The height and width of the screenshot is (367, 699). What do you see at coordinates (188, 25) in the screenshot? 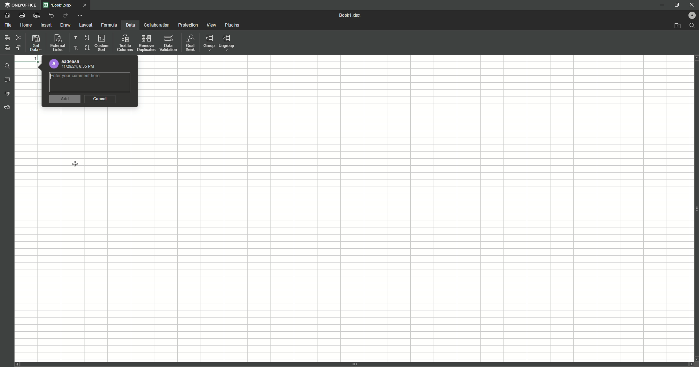
I see `Protection` at bounding box center [188, 25].